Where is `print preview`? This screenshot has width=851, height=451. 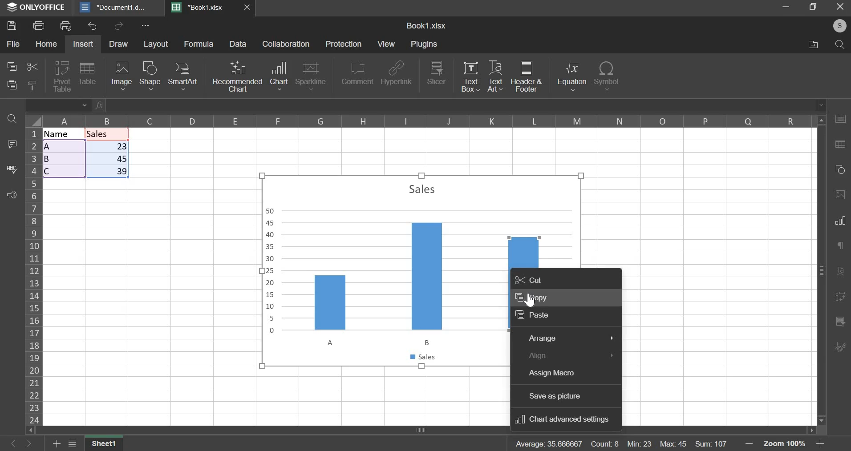 print preview is located at coordinates (66, 26).